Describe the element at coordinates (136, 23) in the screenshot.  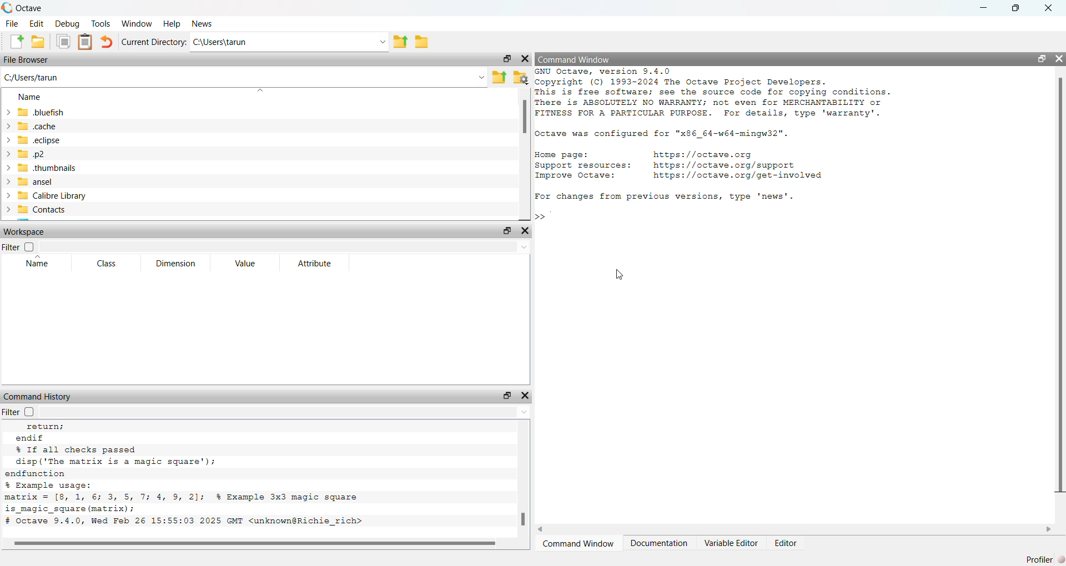
I see `Window` at that location.